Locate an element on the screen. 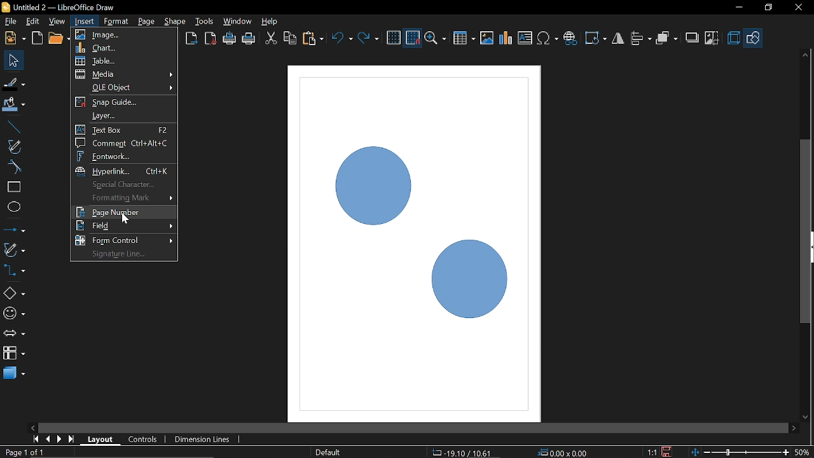  fontwork is located at coordinates (123, 155).